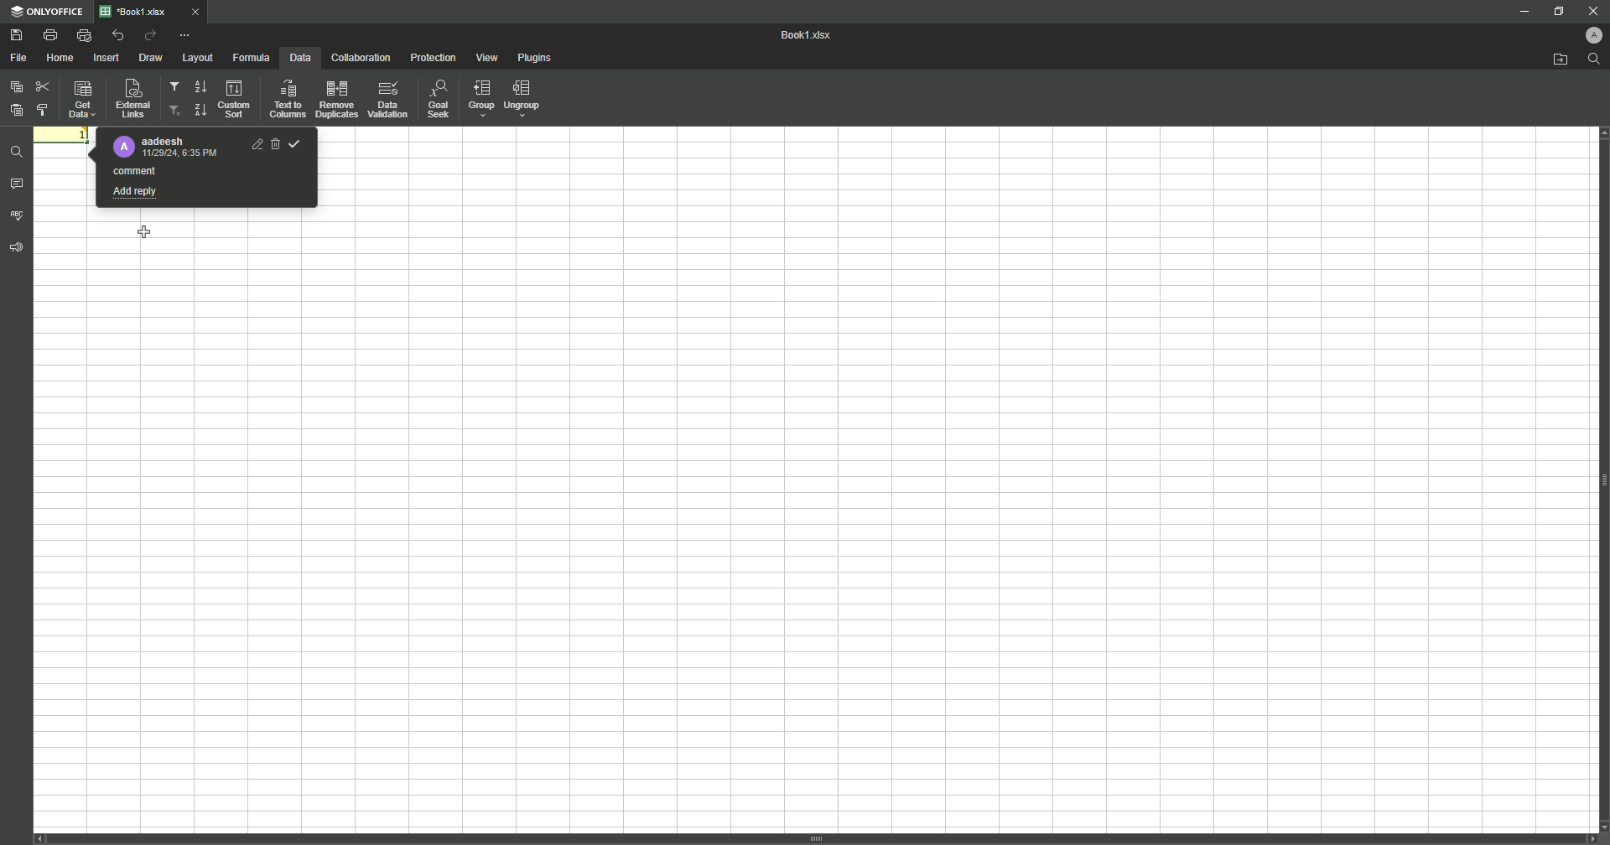 Image resolution: width=1610 pixels, height=845 pixels. I want to click on Data, so click(299, 58).